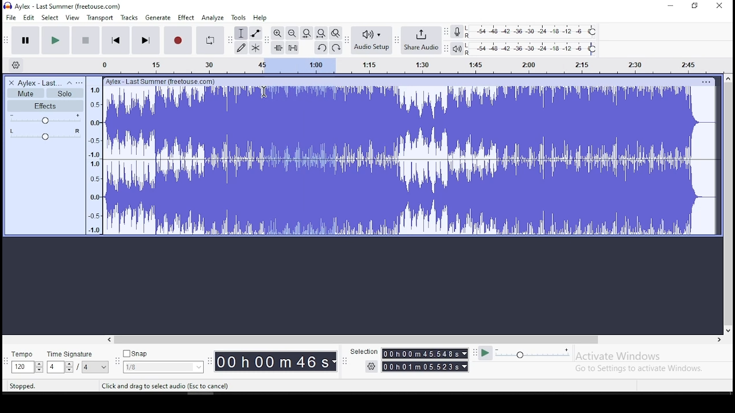 Image resolution: width=735 pixels, height=413 pixels. Describe the element at coordinates (80, 83) in the screenshot. I see `open menu` at that location.